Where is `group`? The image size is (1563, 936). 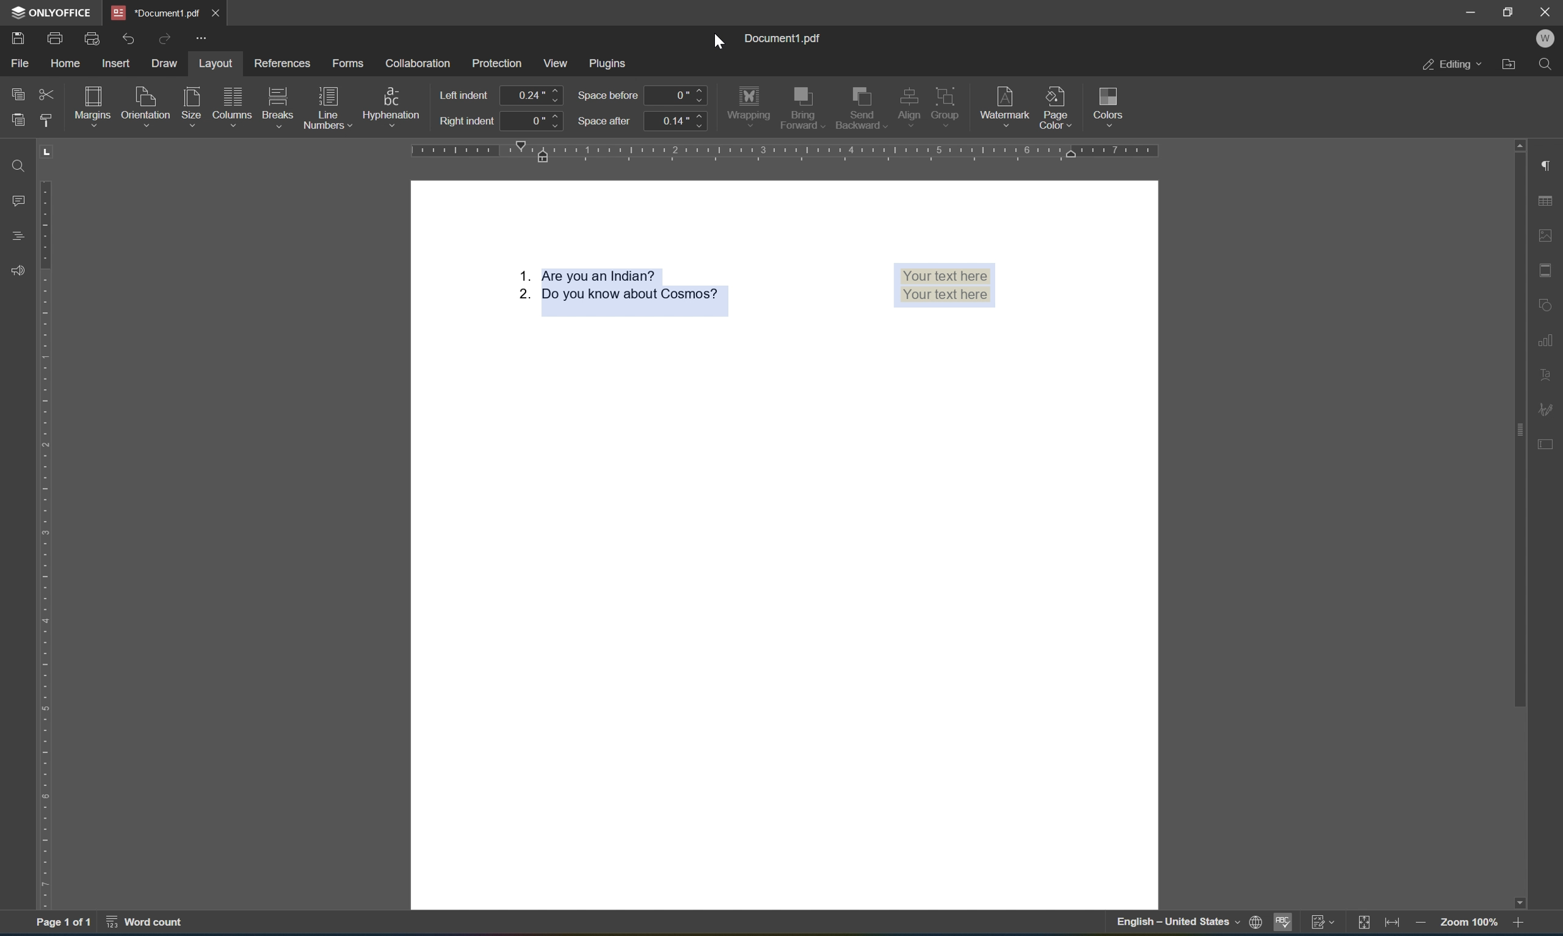
group is located at coordinates (951, 102).